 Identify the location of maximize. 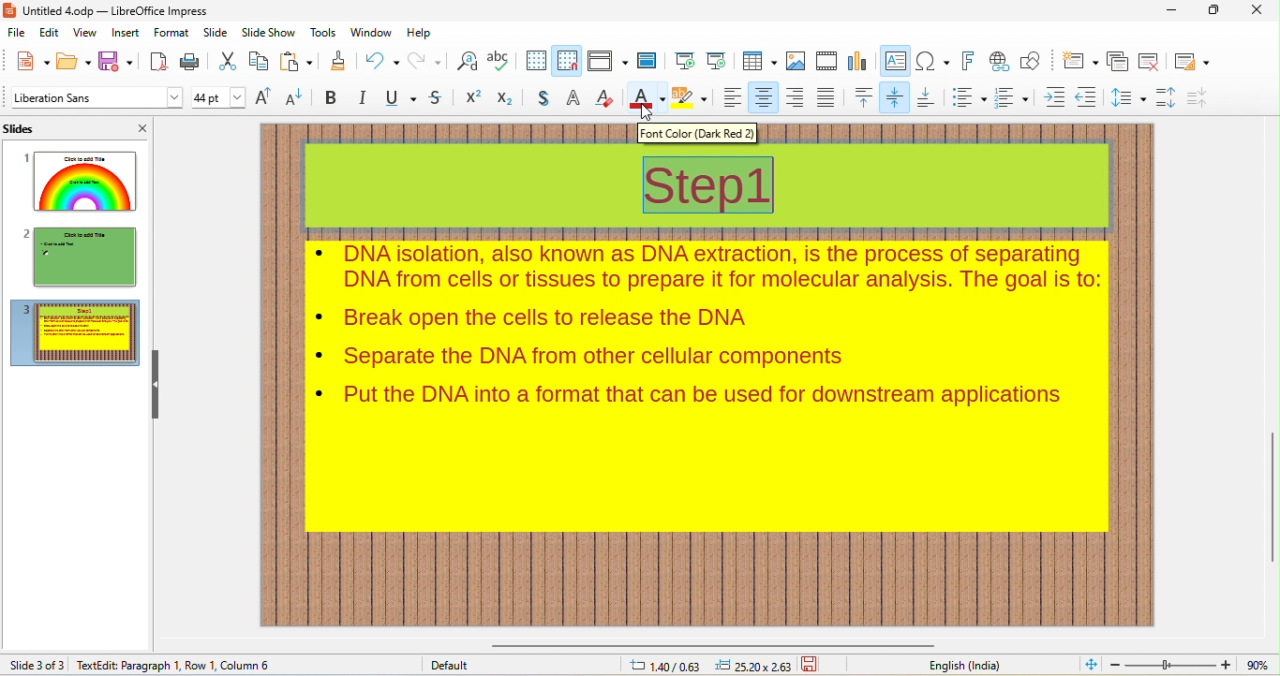
(1216, 9).